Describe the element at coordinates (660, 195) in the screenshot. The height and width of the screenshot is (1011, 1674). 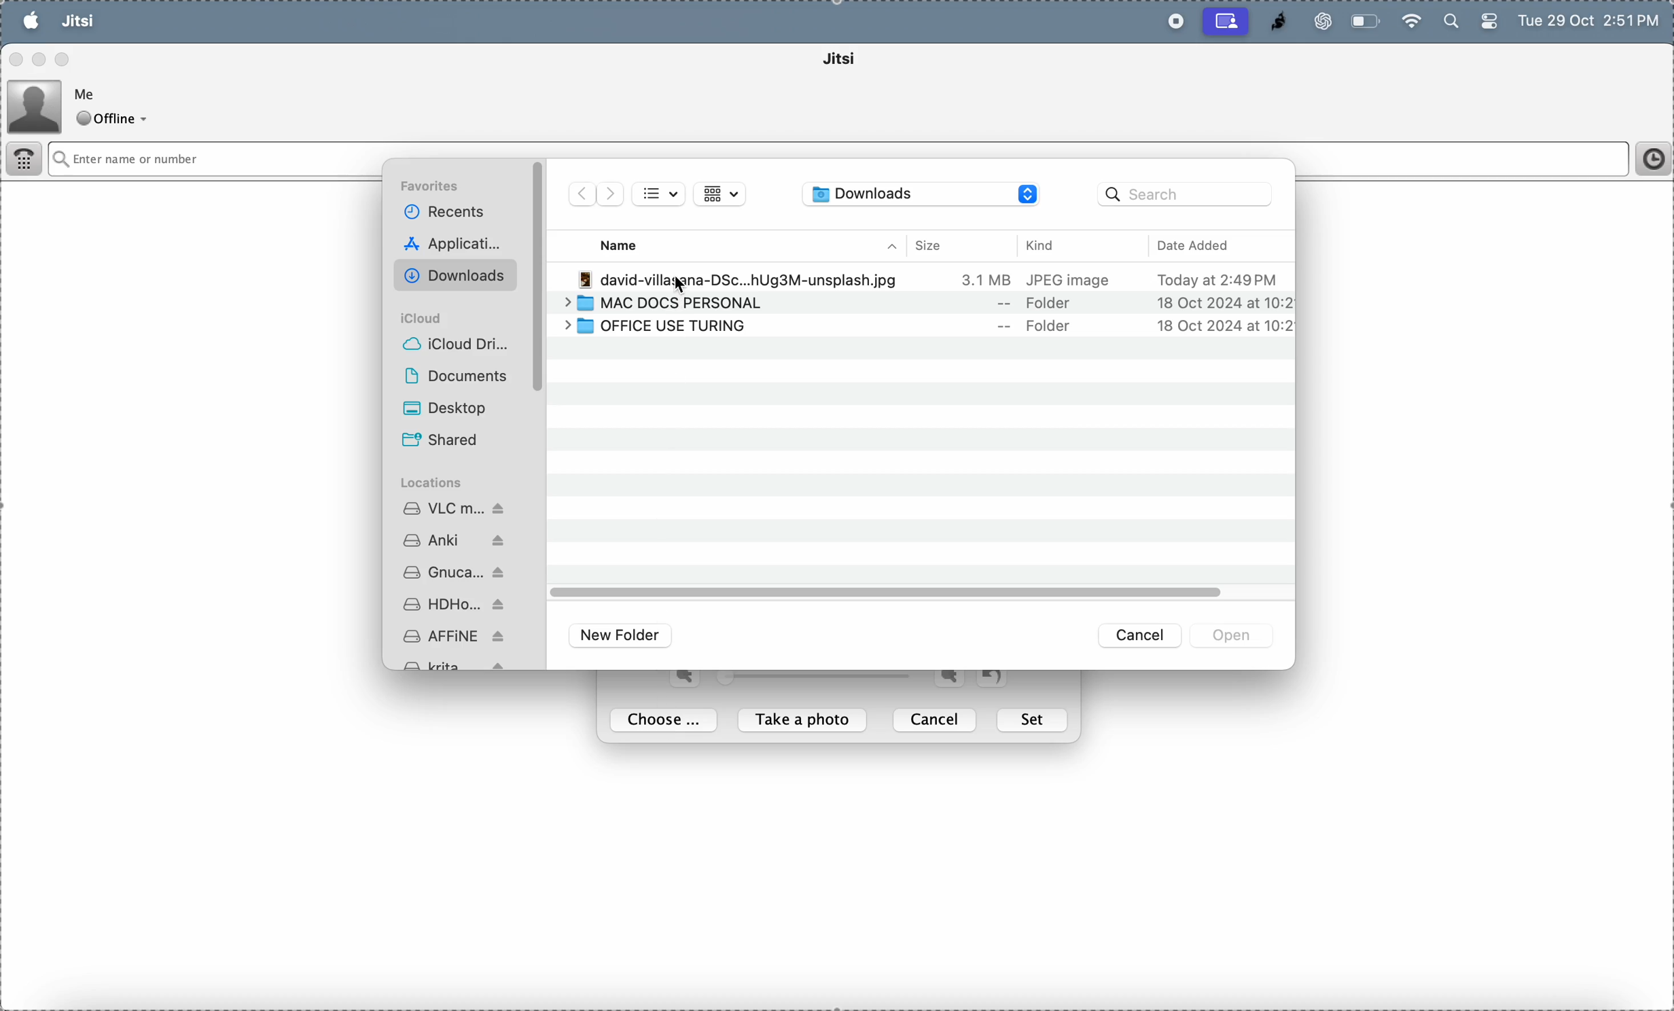
I see `bullet list` at that location.